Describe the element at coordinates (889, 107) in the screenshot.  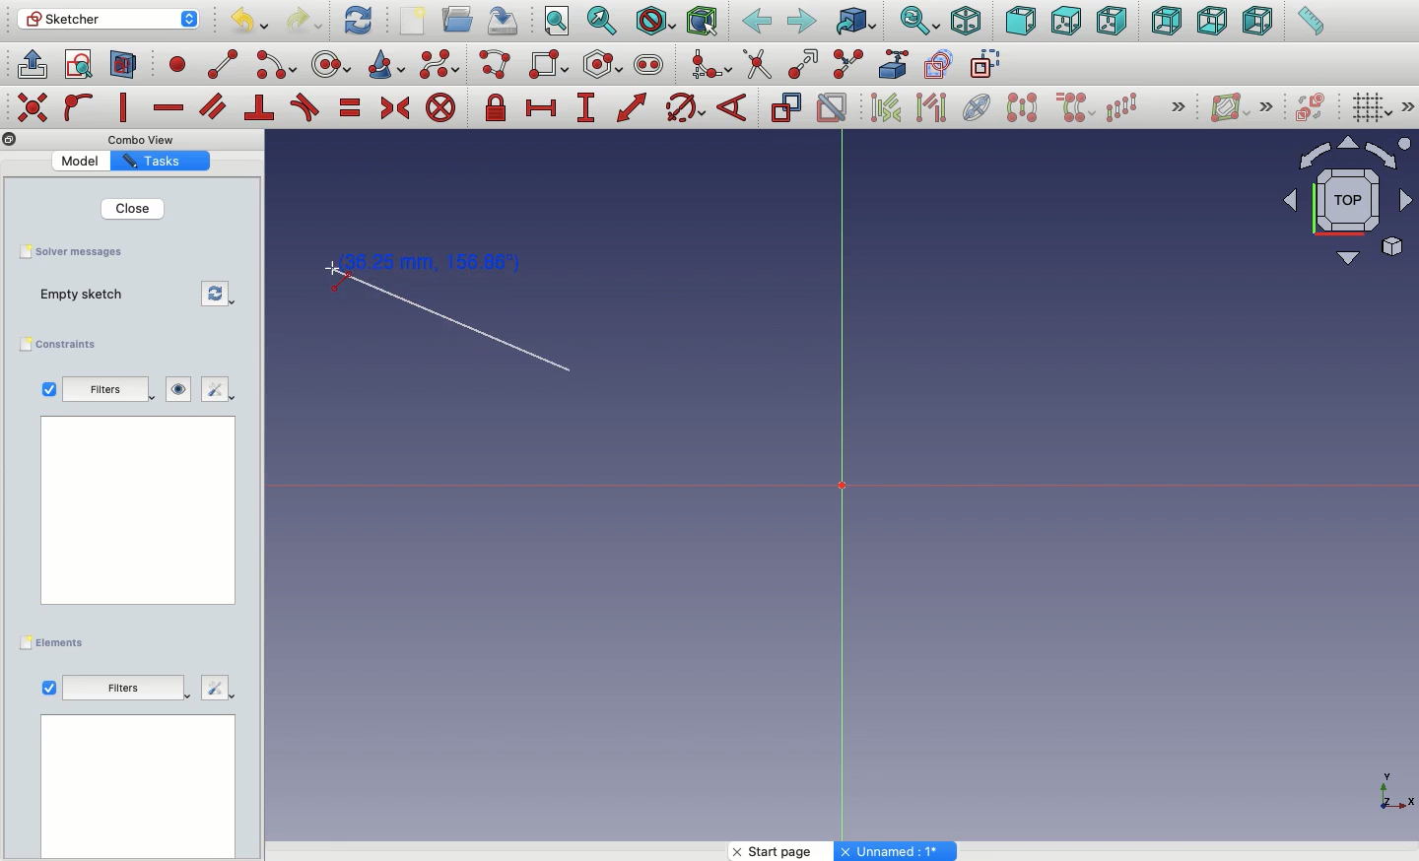
I see `Associated constraints` at that location.